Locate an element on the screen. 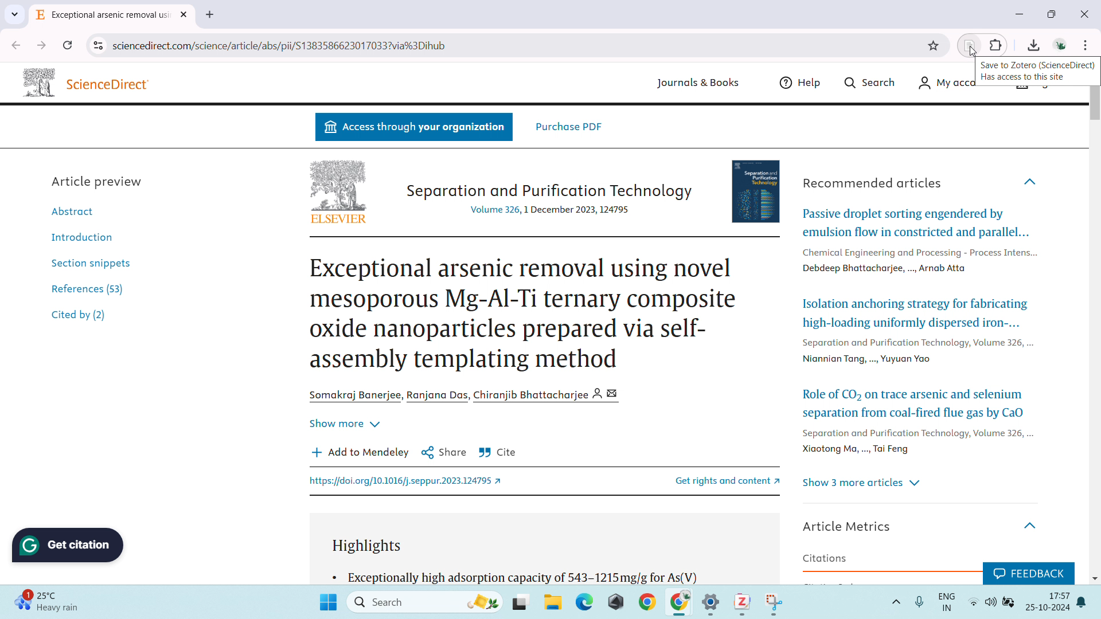 The width and height of the screenshot is (1101, 619). Show more is located at coordinates (344, 421).